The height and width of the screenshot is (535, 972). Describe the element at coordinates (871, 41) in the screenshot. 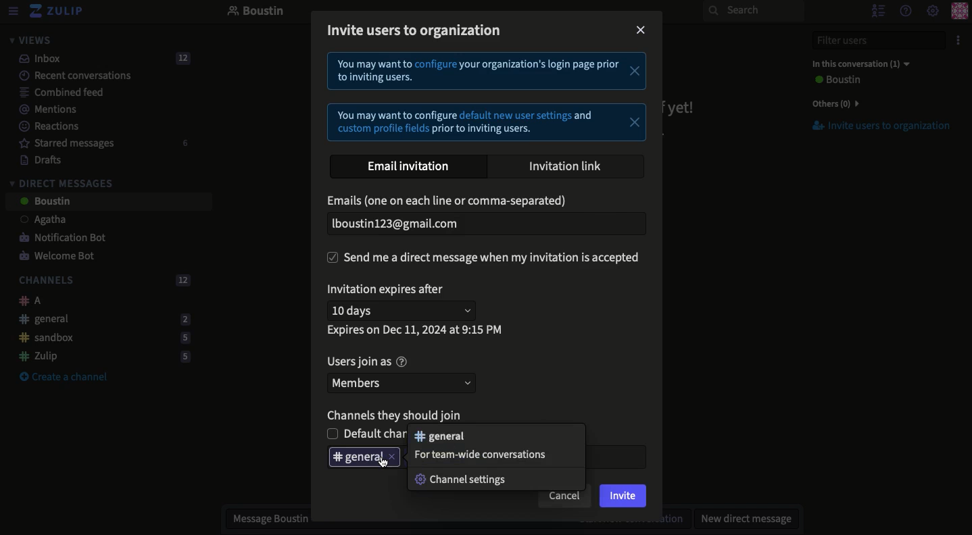

I see `Filter users` at that location.